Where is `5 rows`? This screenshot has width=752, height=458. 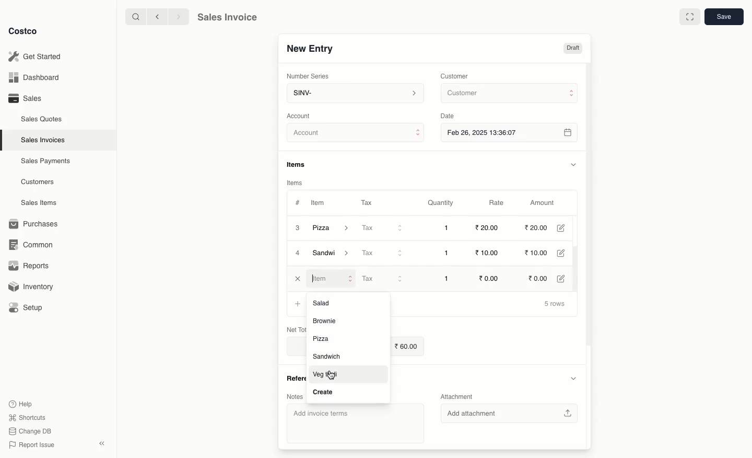 5 rows is located at coordinates (555, 304).